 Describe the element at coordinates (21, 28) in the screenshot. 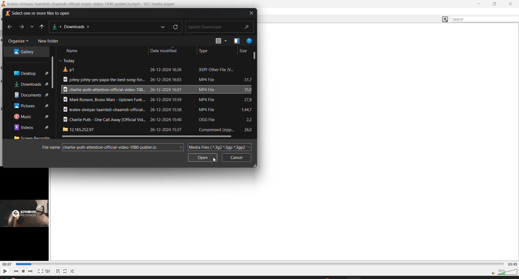

I see `forward` at that location.